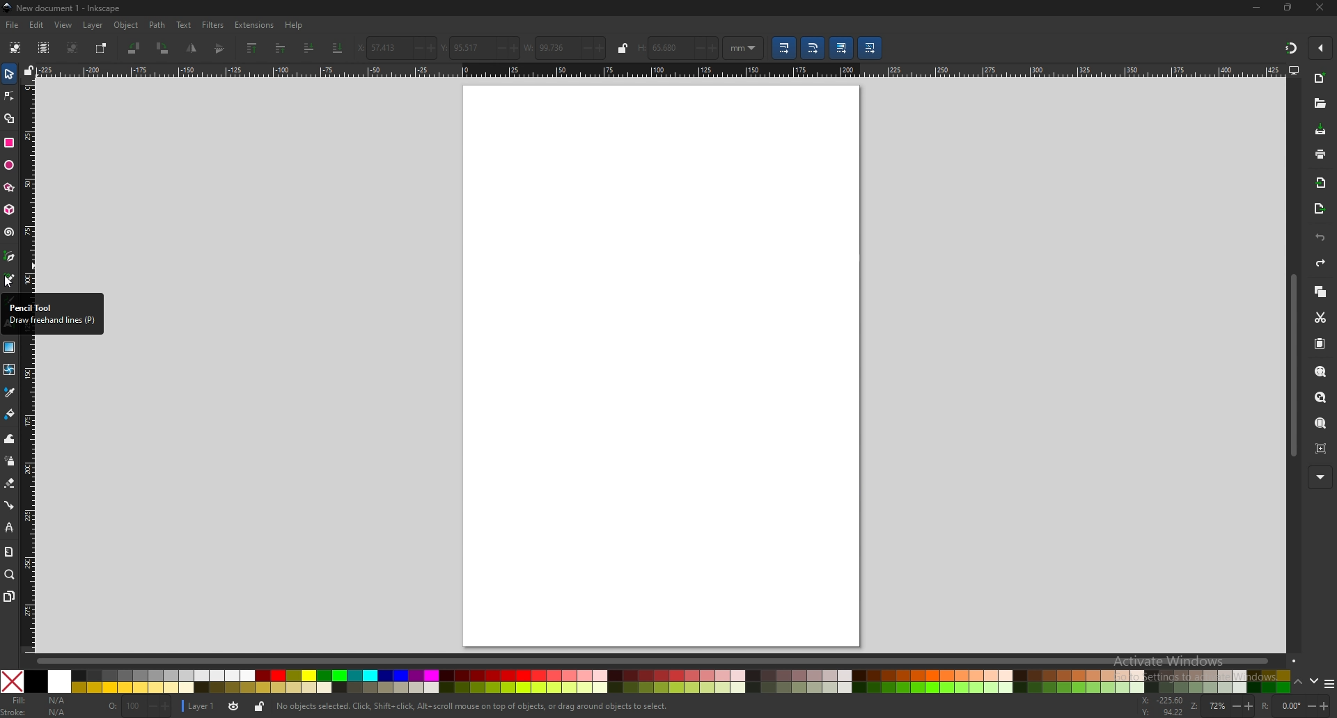 This screenshot has width=1337, height=718. Describe the element at coordinates (294, 25) in the screenshot. I see `help` at that location.